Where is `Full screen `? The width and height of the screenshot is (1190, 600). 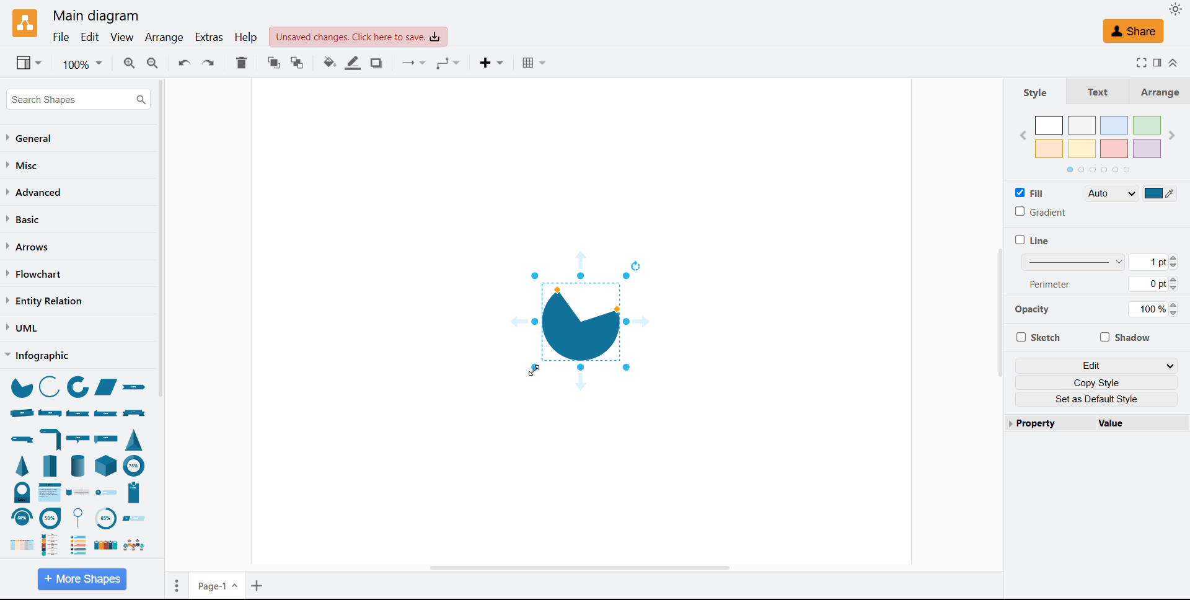
Full screen  is located at coordinates (1139, 62).